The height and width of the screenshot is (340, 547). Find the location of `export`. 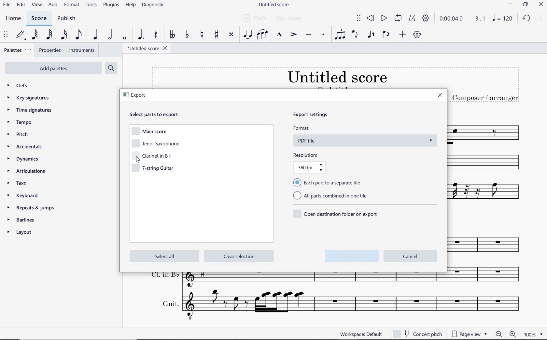

export is located at coordinates (352, 256).